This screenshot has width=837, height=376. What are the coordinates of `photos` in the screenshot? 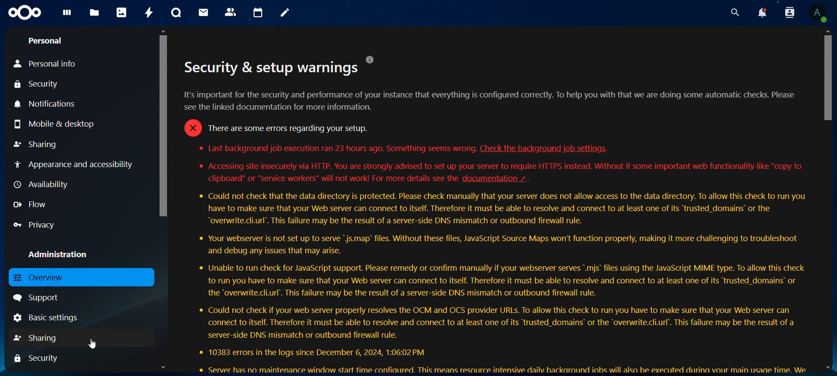 It's located at (121, 12).